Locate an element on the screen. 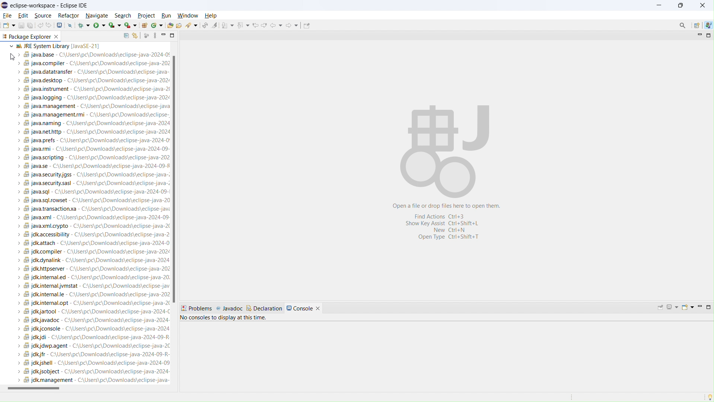 Image resolution: width=714 pixels, height=402 pixels. Expand is located at coordinates (9, 46).